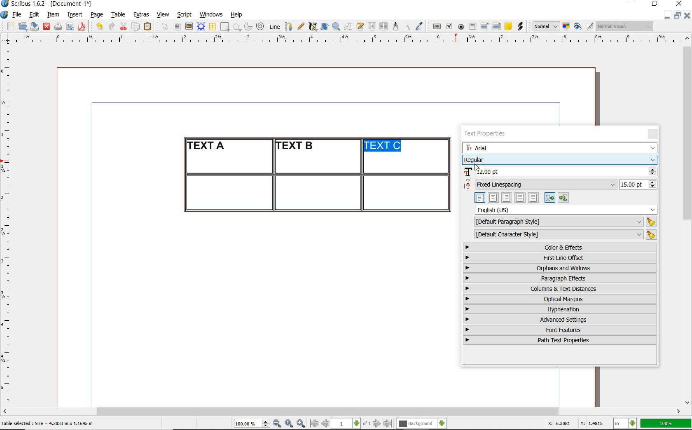 This screenshot has height=430, width=692. Describe the element at coordinates (141, 15) in the screenshot. I see `extras` at that location.